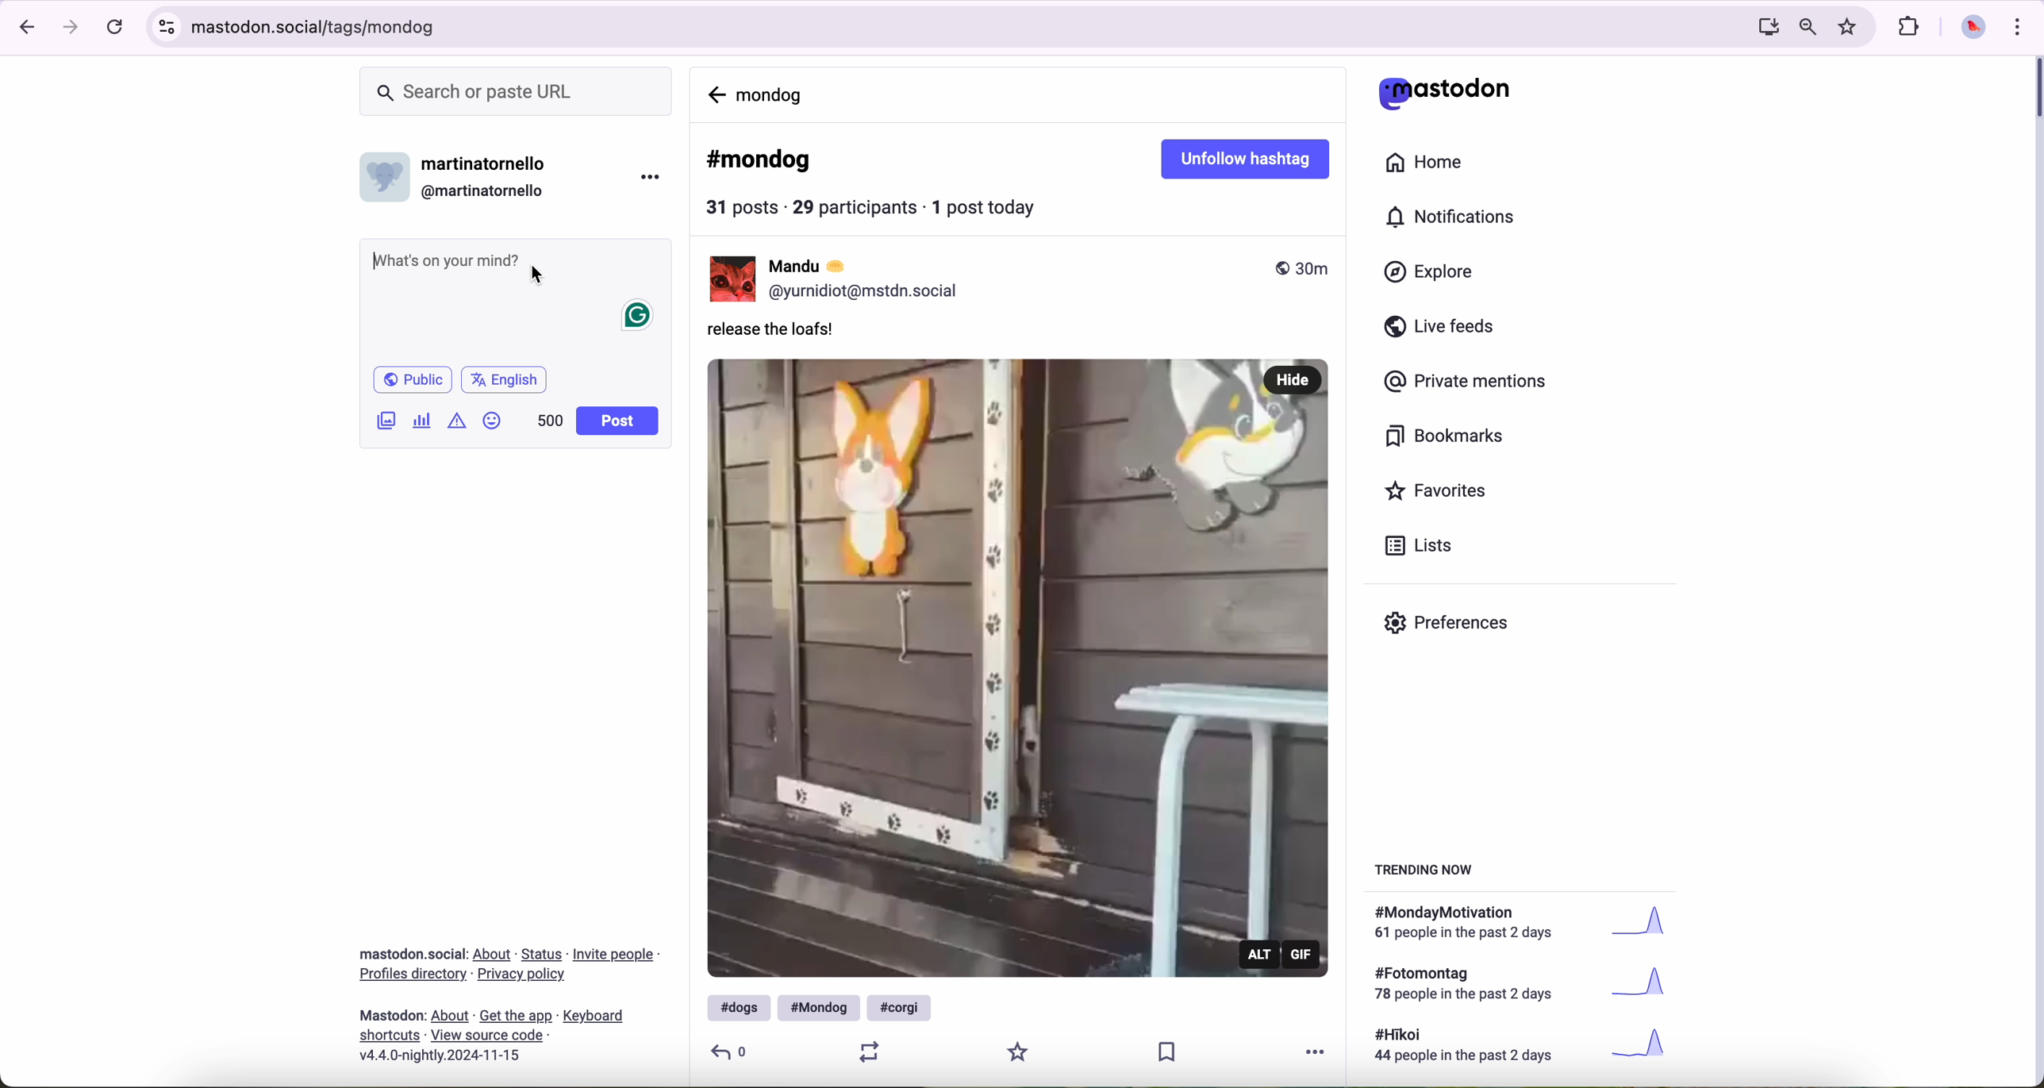  I want to click on customize and control Google Chrome, so click(2023, 27).